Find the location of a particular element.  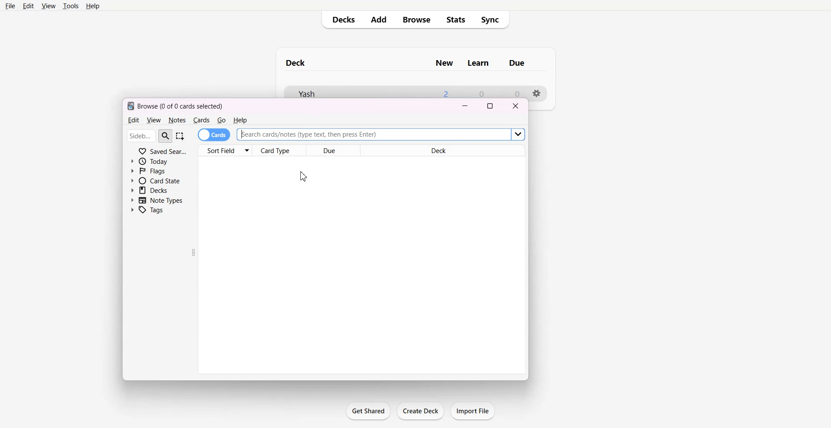

0 is located at coordinates (513, 91).